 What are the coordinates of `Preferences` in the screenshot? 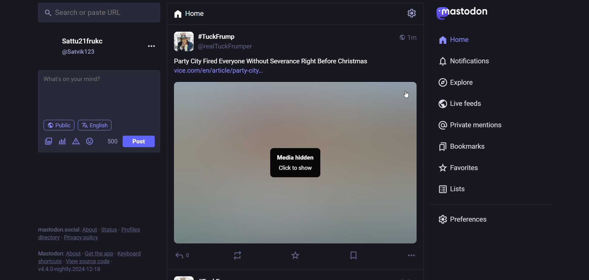 It's located at (463, 221).